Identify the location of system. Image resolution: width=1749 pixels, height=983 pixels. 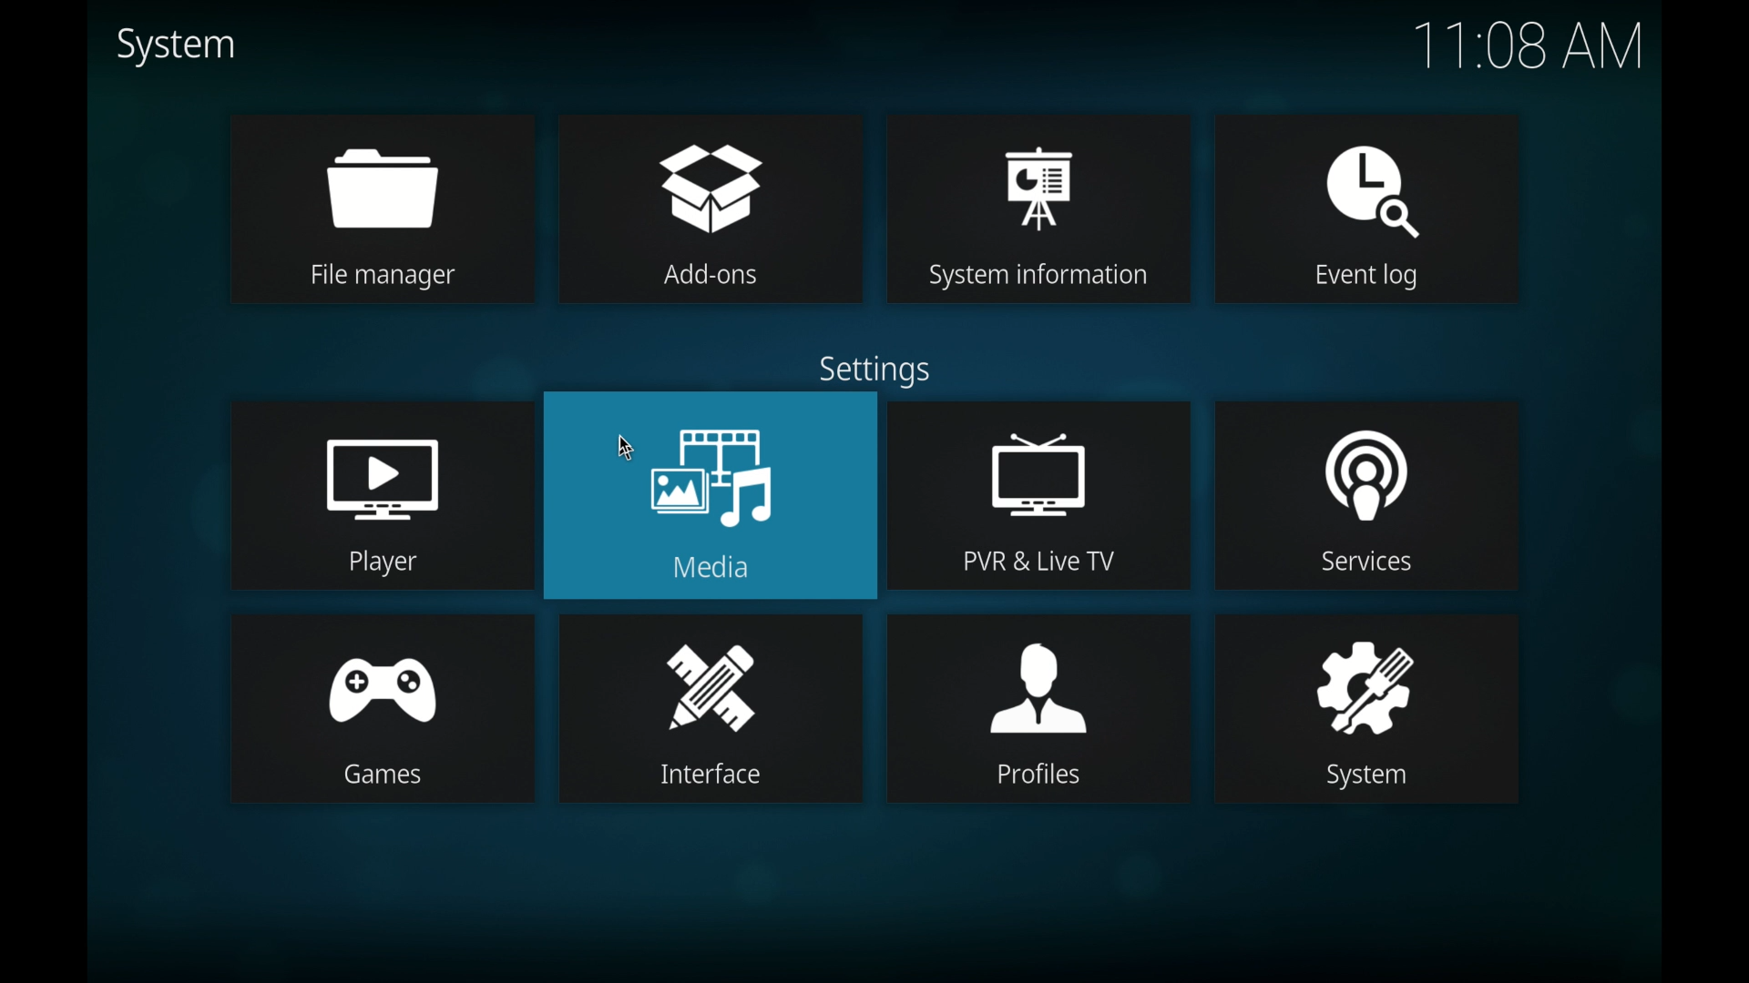
(1370, 709).